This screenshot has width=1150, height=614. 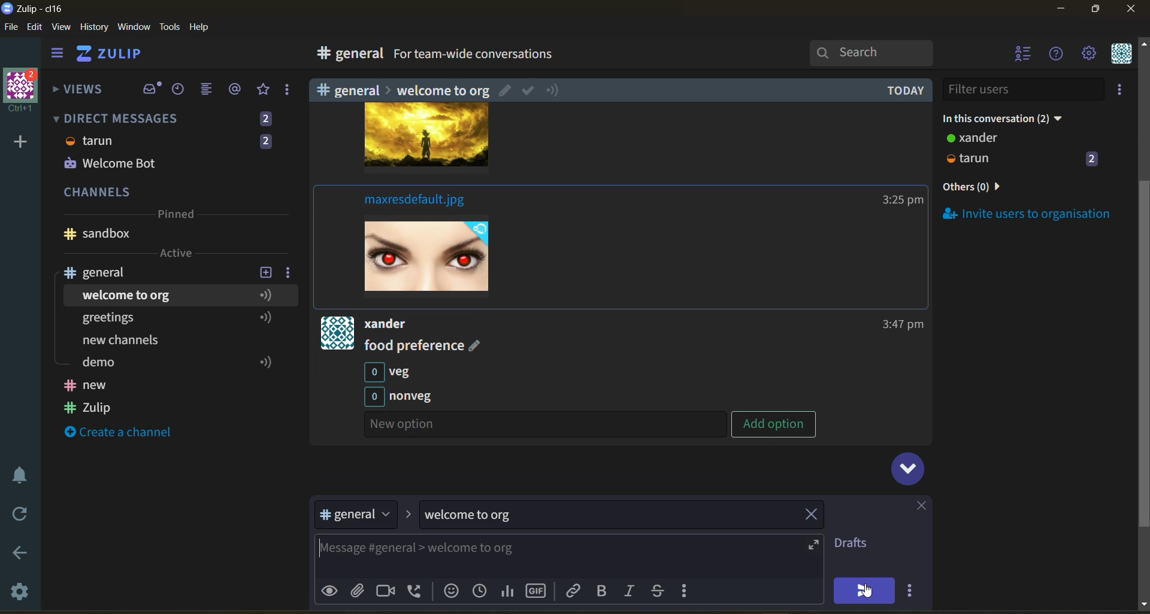 I want to click on send options, so click(x=911, y=589).